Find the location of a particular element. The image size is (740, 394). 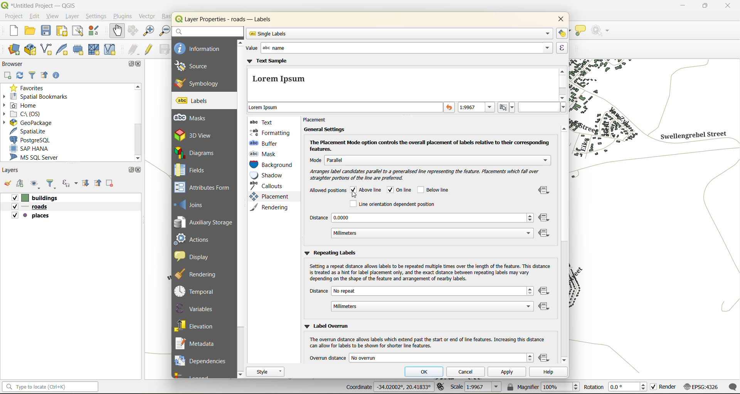

general settings is located at coordinates (323, 129).